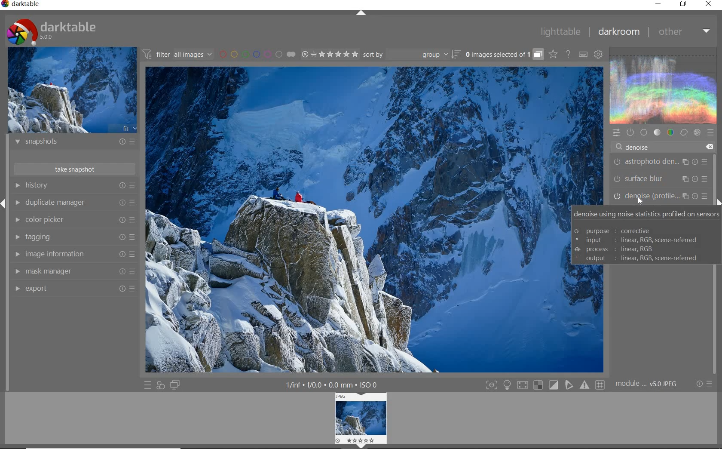 The height and width of the screenshot is (449, 722). I want to click on correct, so click(683, 132).